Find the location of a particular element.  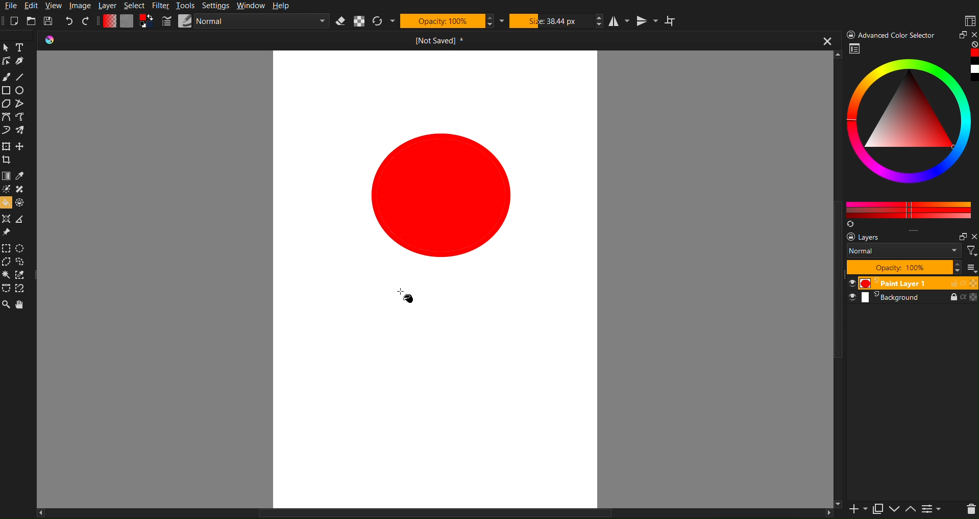

Red is located at coordinates (973, 49).